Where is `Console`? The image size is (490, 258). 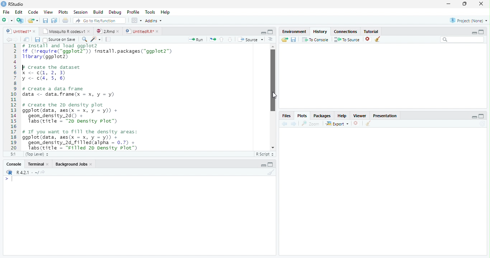 Console is located at coordinates (14, 164).